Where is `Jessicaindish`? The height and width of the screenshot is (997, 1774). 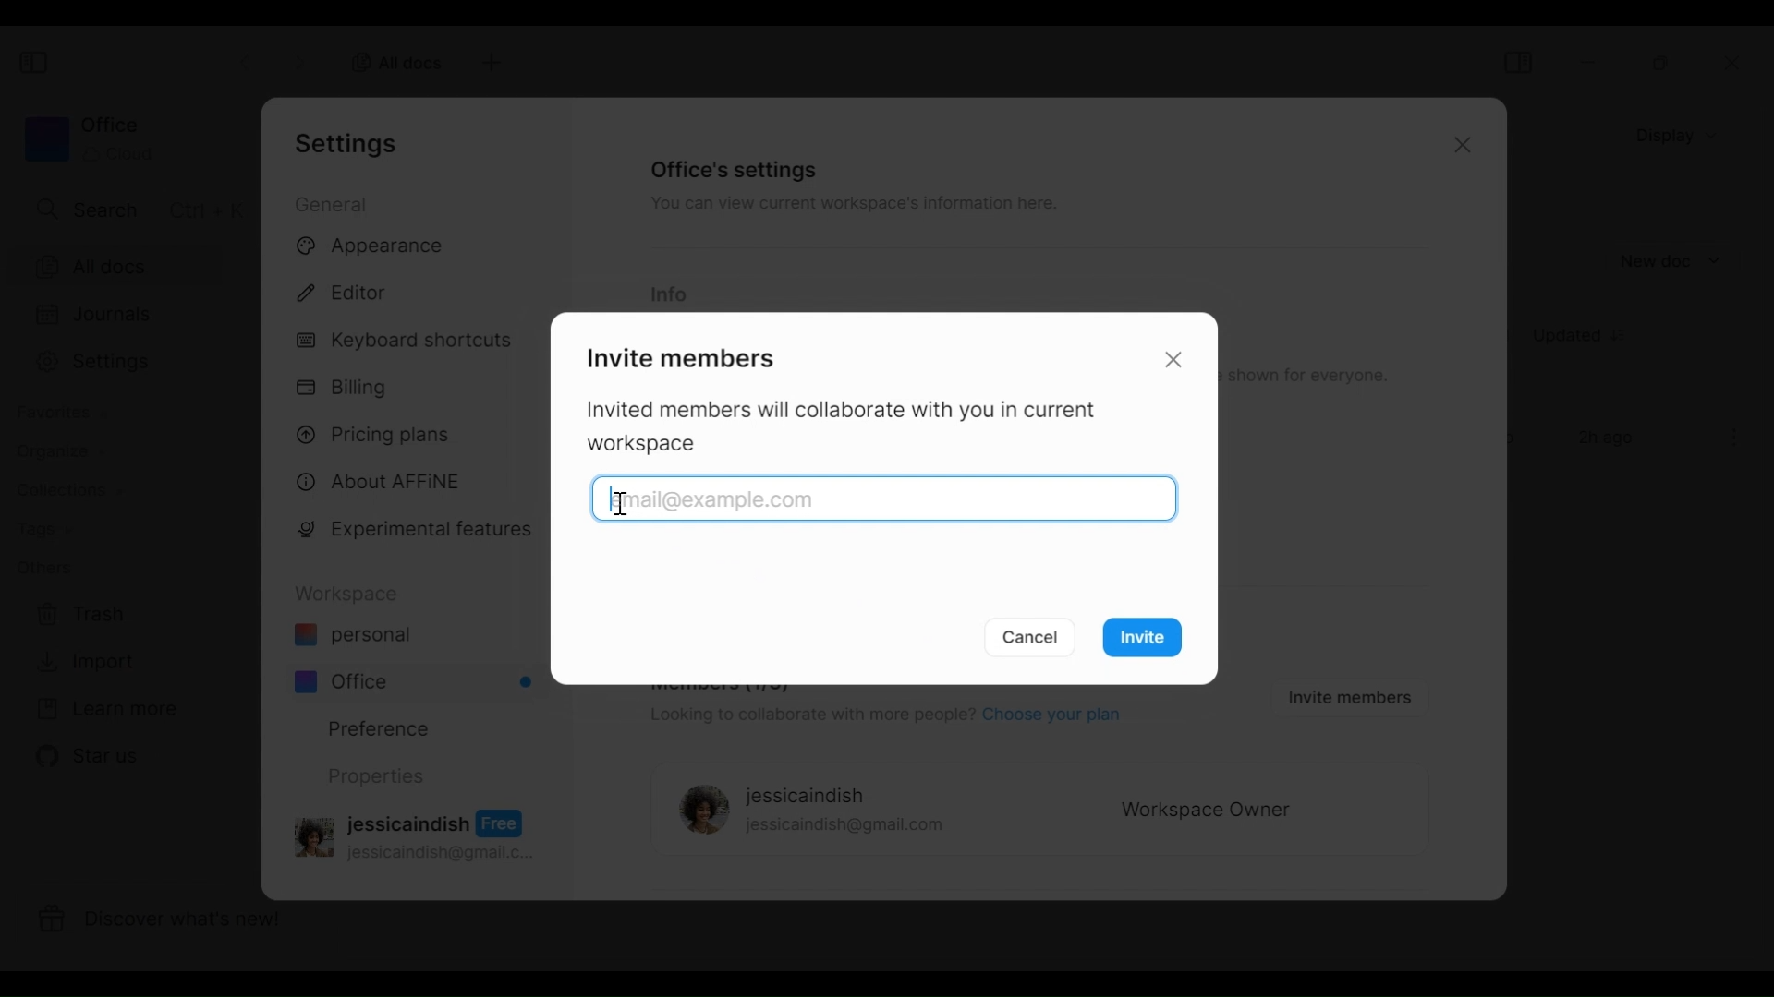
Jessicaindish is located at coordinates (806, 797).